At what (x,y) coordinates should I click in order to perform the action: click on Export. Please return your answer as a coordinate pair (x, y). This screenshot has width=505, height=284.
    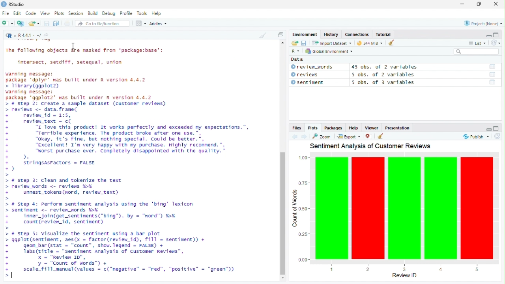
    Looking at the image, I should click on (349, 136).